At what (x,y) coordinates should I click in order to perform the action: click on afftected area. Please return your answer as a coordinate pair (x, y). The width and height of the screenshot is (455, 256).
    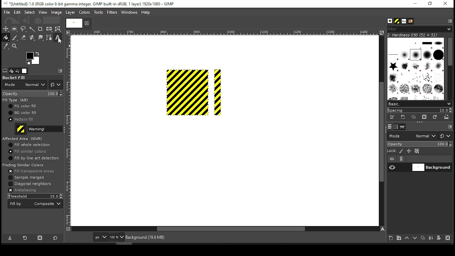
    Looking at the image, I should click on (23, 139).